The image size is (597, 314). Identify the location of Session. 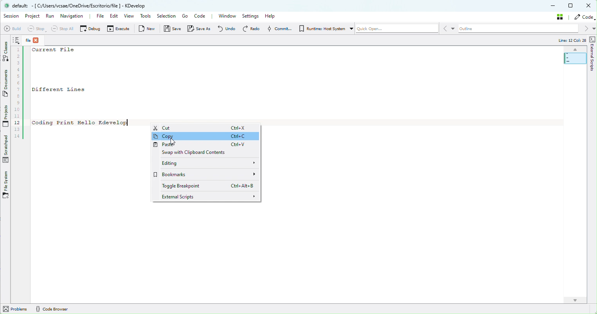
(12, 16).